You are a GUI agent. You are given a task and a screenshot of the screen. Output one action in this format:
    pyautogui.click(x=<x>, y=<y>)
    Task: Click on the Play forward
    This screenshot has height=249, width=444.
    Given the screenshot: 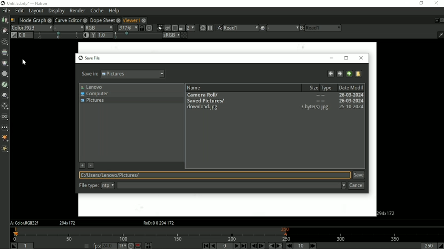 What is the action you would take?
    pyautogui.click(x=236, y=245)
    